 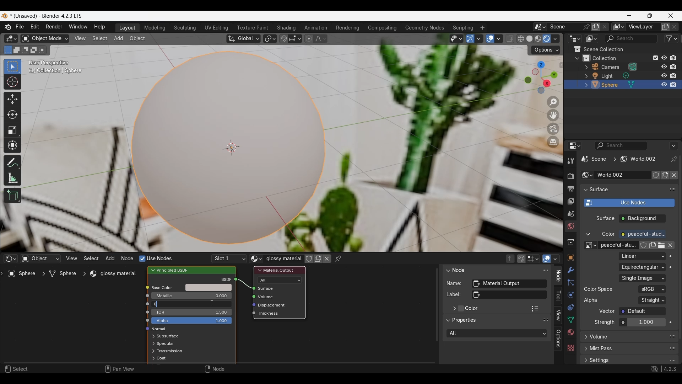 I want to click on respectively hide in viewport, so click(x=662, y=76).